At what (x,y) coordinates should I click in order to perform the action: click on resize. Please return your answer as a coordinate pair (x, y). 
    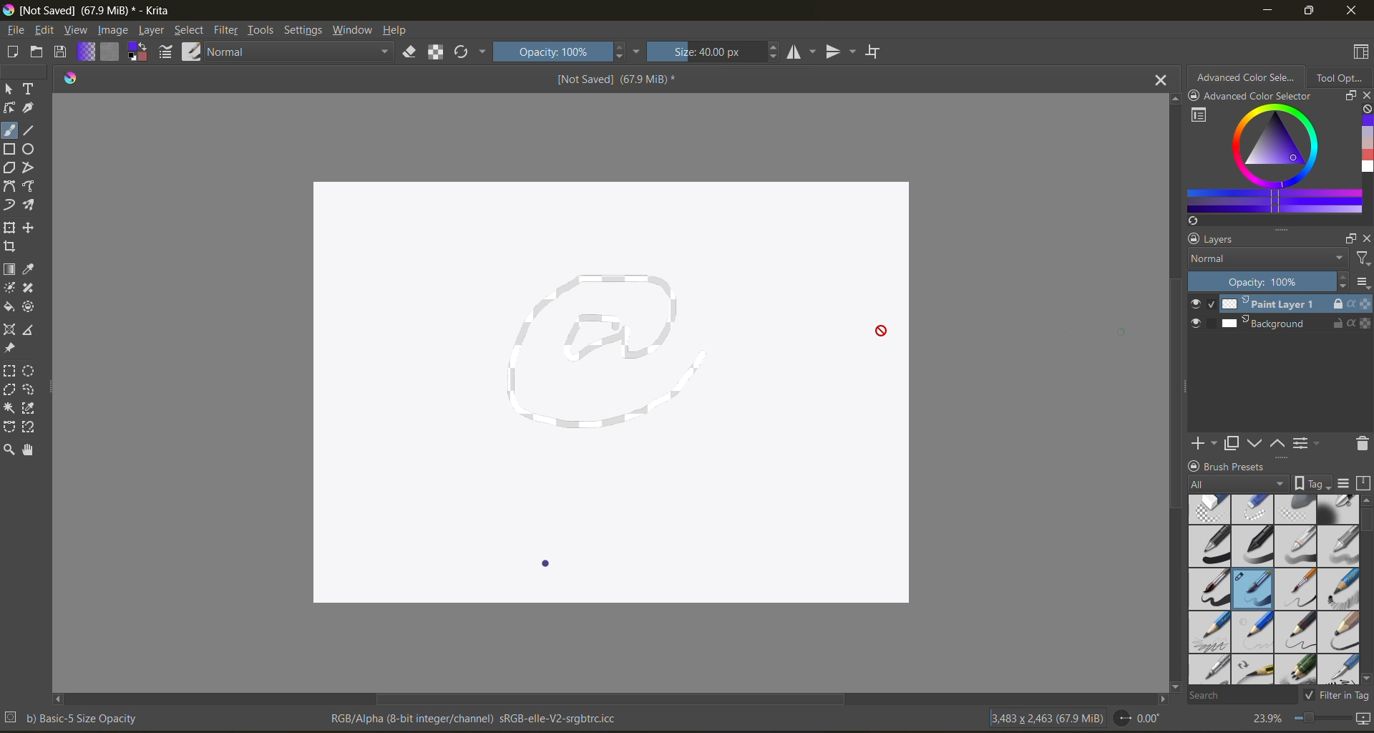
    Looking at the image, I should click on (1348, 95).